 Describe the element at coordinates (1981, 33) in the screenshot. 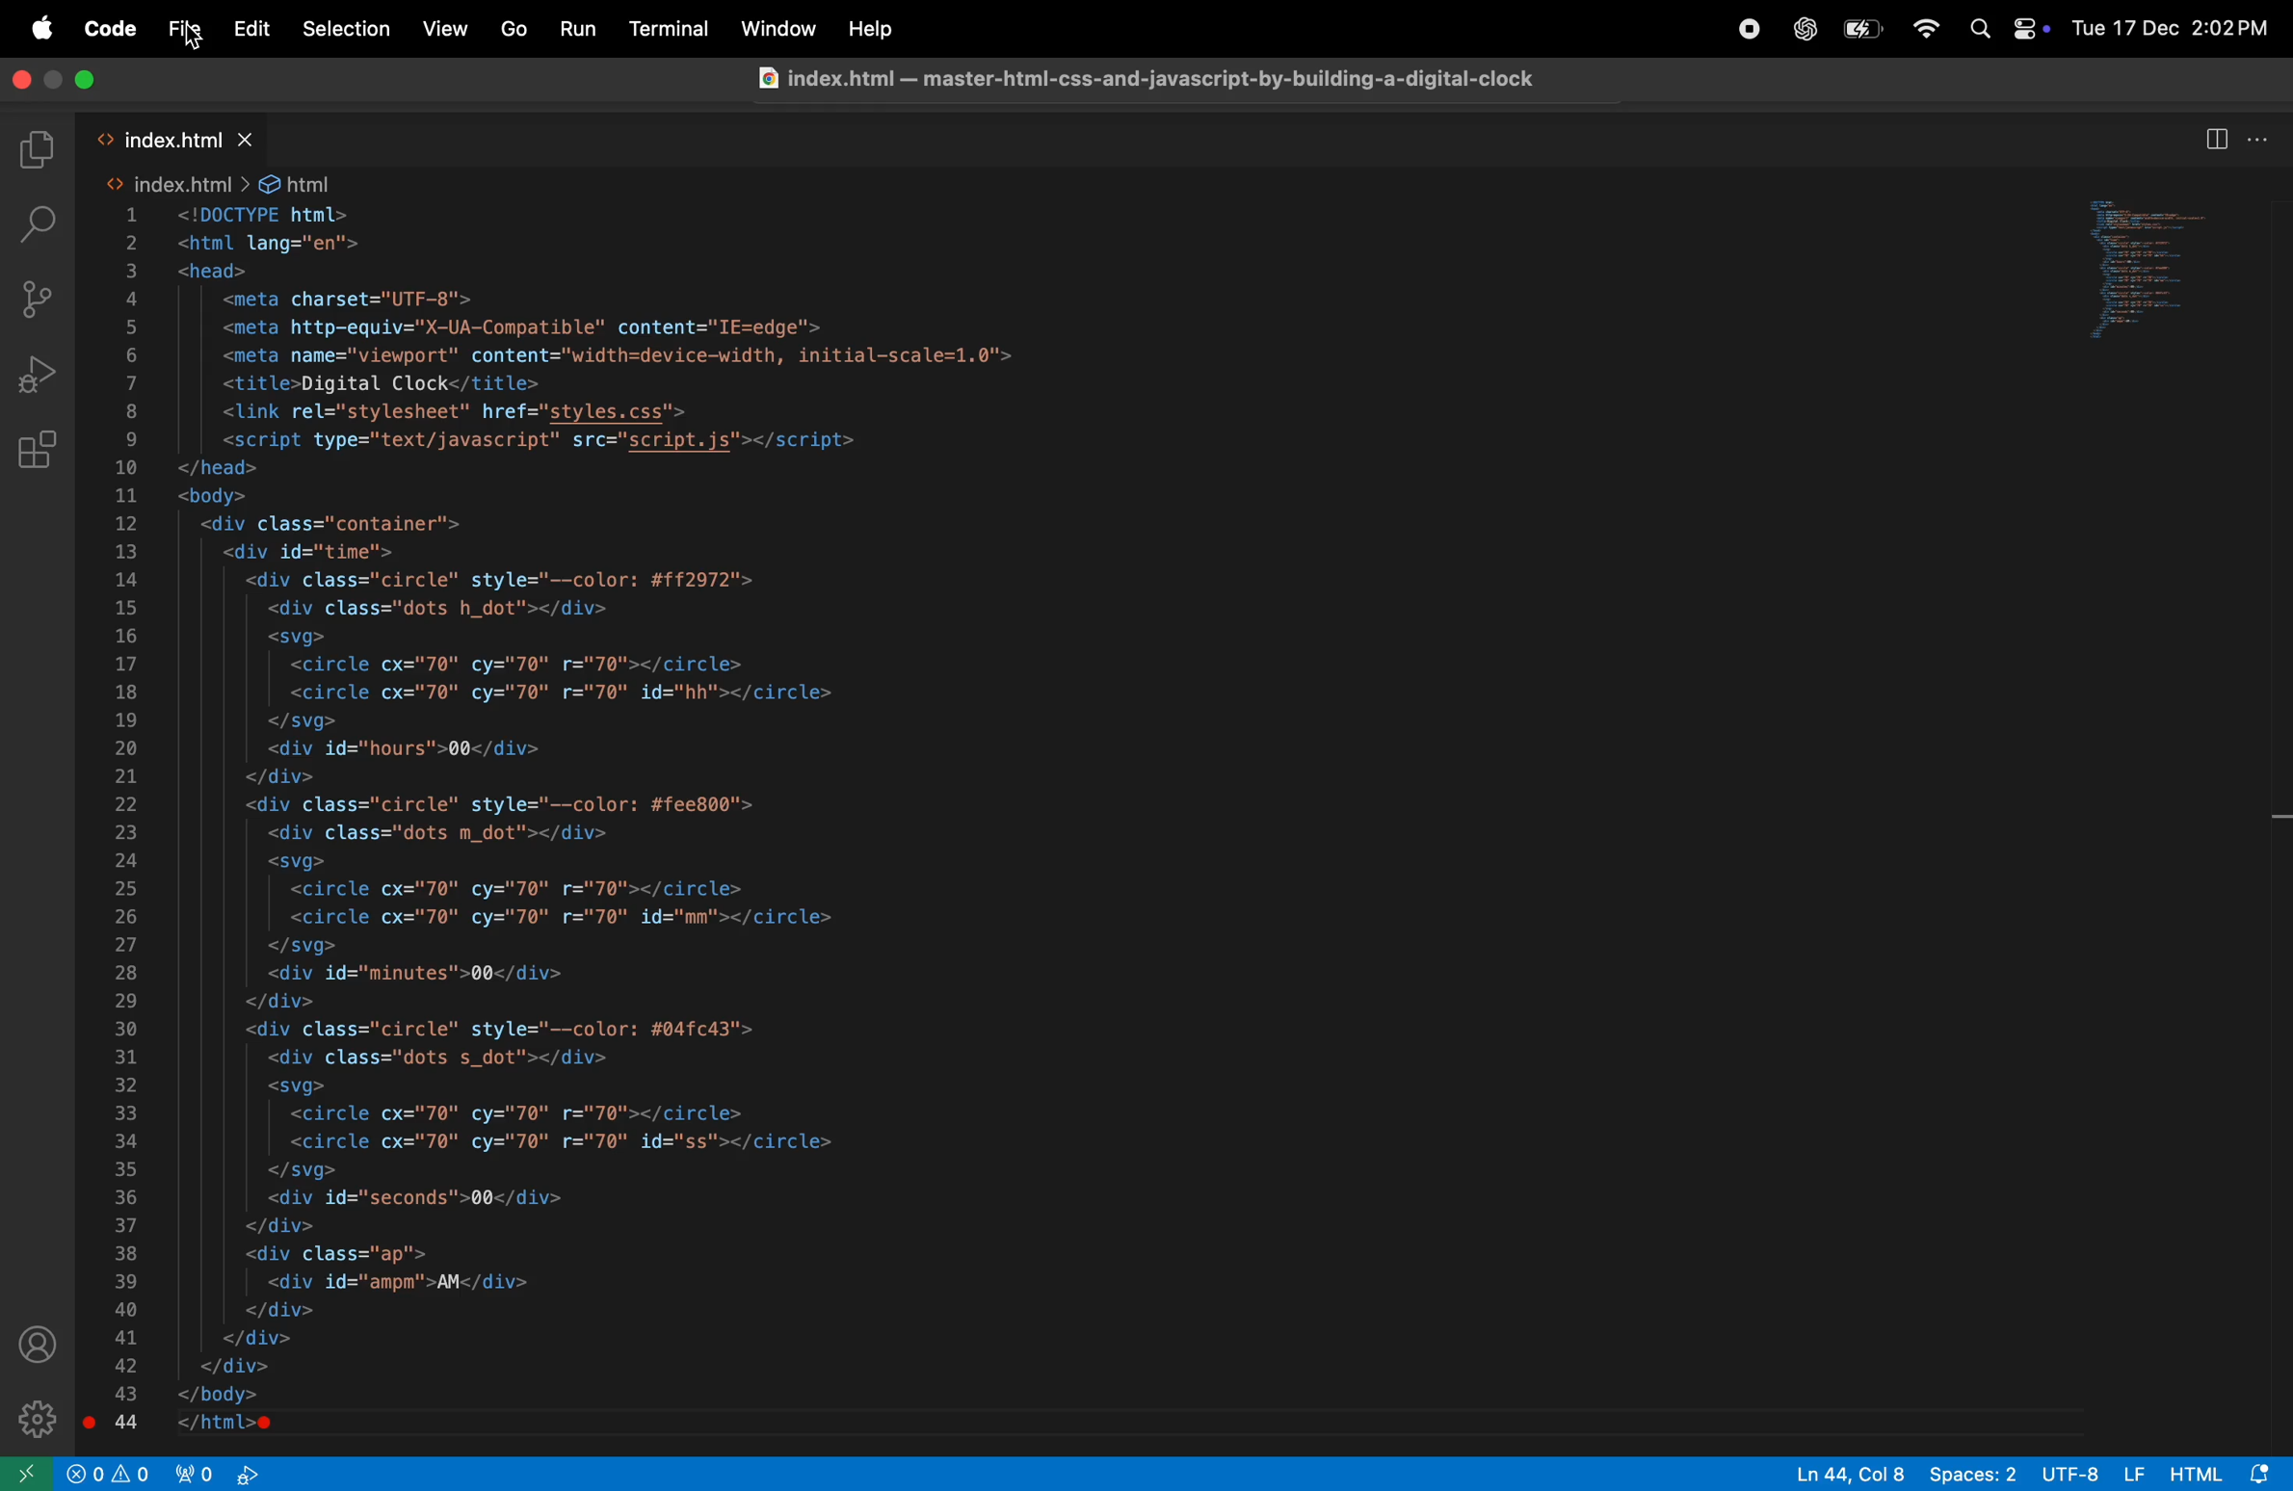

I see `search` at that location.